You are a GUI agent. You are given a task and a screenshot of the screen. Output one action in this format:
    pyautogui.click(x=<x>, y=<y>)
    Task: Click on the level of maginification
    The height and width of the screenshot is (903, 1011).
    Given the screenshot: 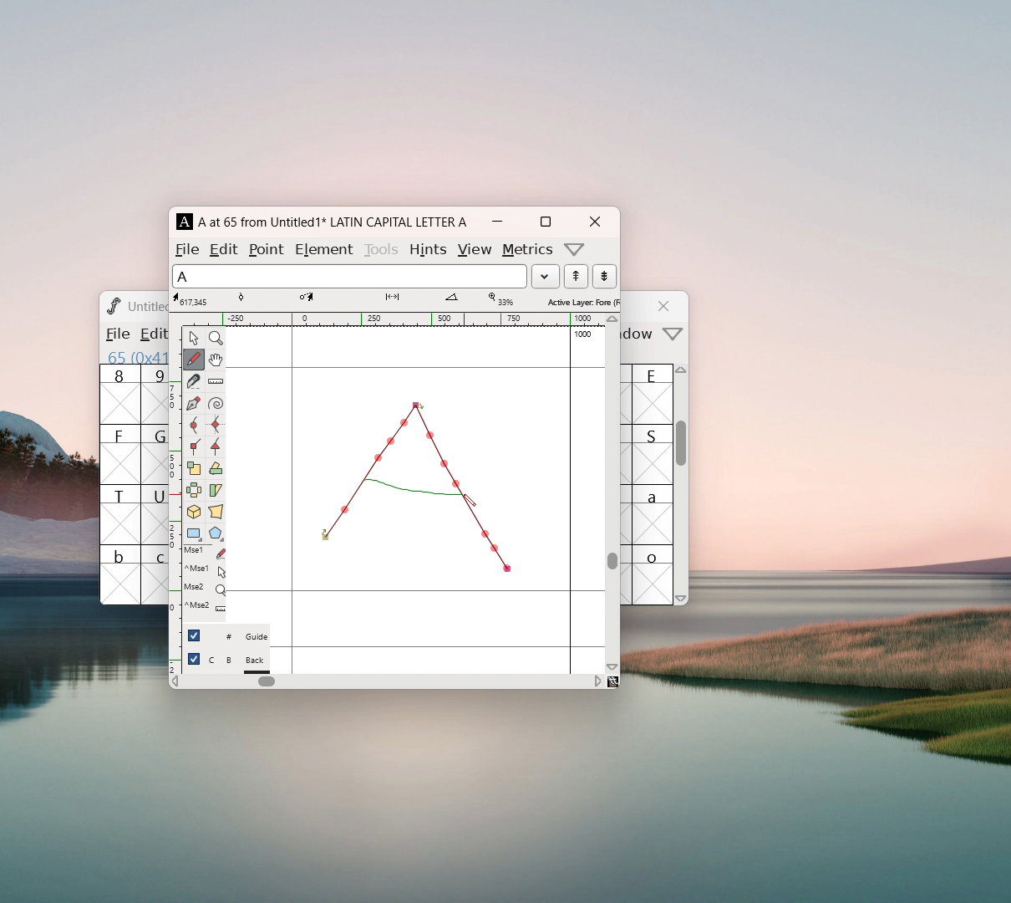 What is the action you would take?
    pyautogui.click(x=500, y=299)
    